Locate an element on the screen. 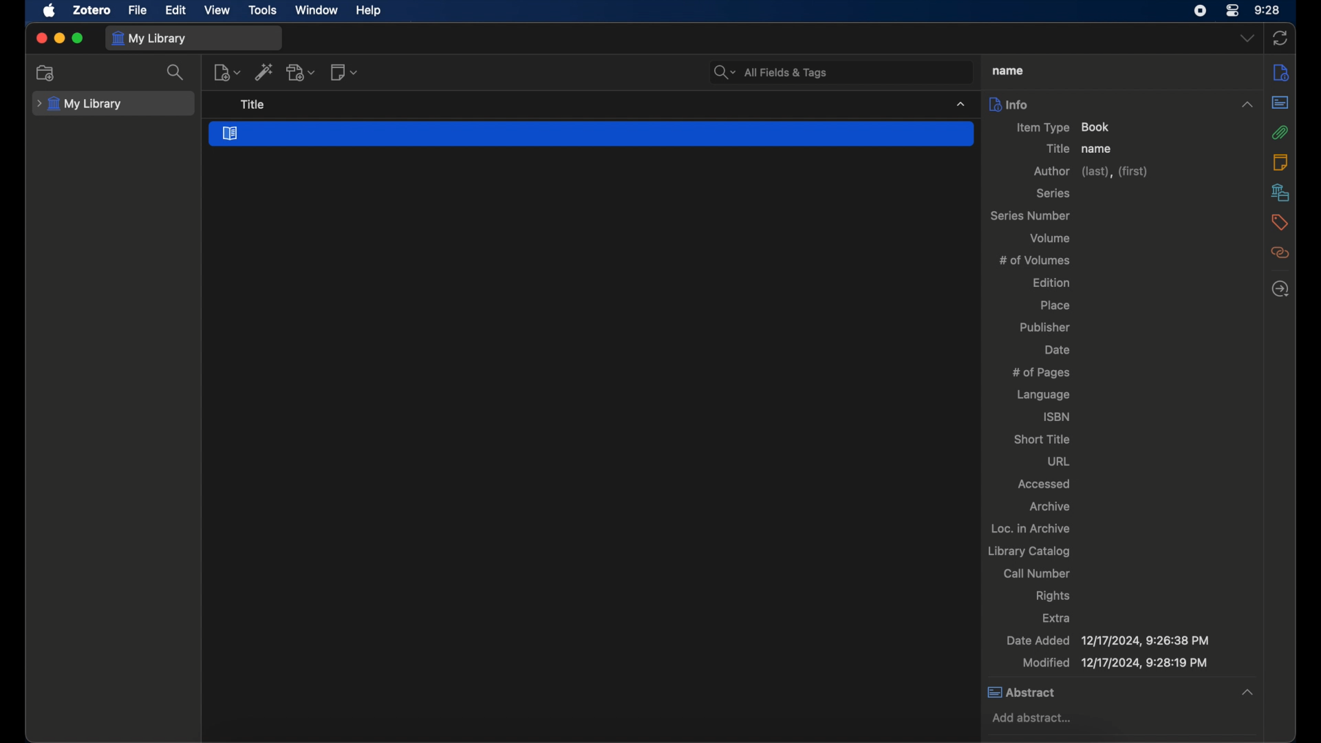 The width and height of the screenshot is (1321, 743). accessed is located at coordinates (1045, 483).